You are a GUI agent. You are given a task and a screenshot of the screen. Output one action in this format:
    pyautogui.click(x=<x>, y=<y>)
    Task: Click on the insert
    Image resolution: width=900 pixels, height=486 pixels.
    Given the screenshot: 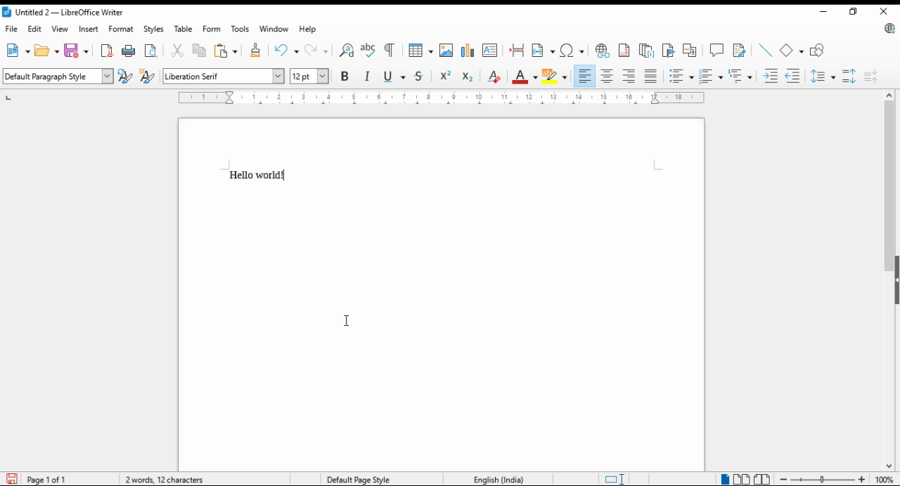 What is the action you would take?
    pyautogui.click(x=90, y=29)
    